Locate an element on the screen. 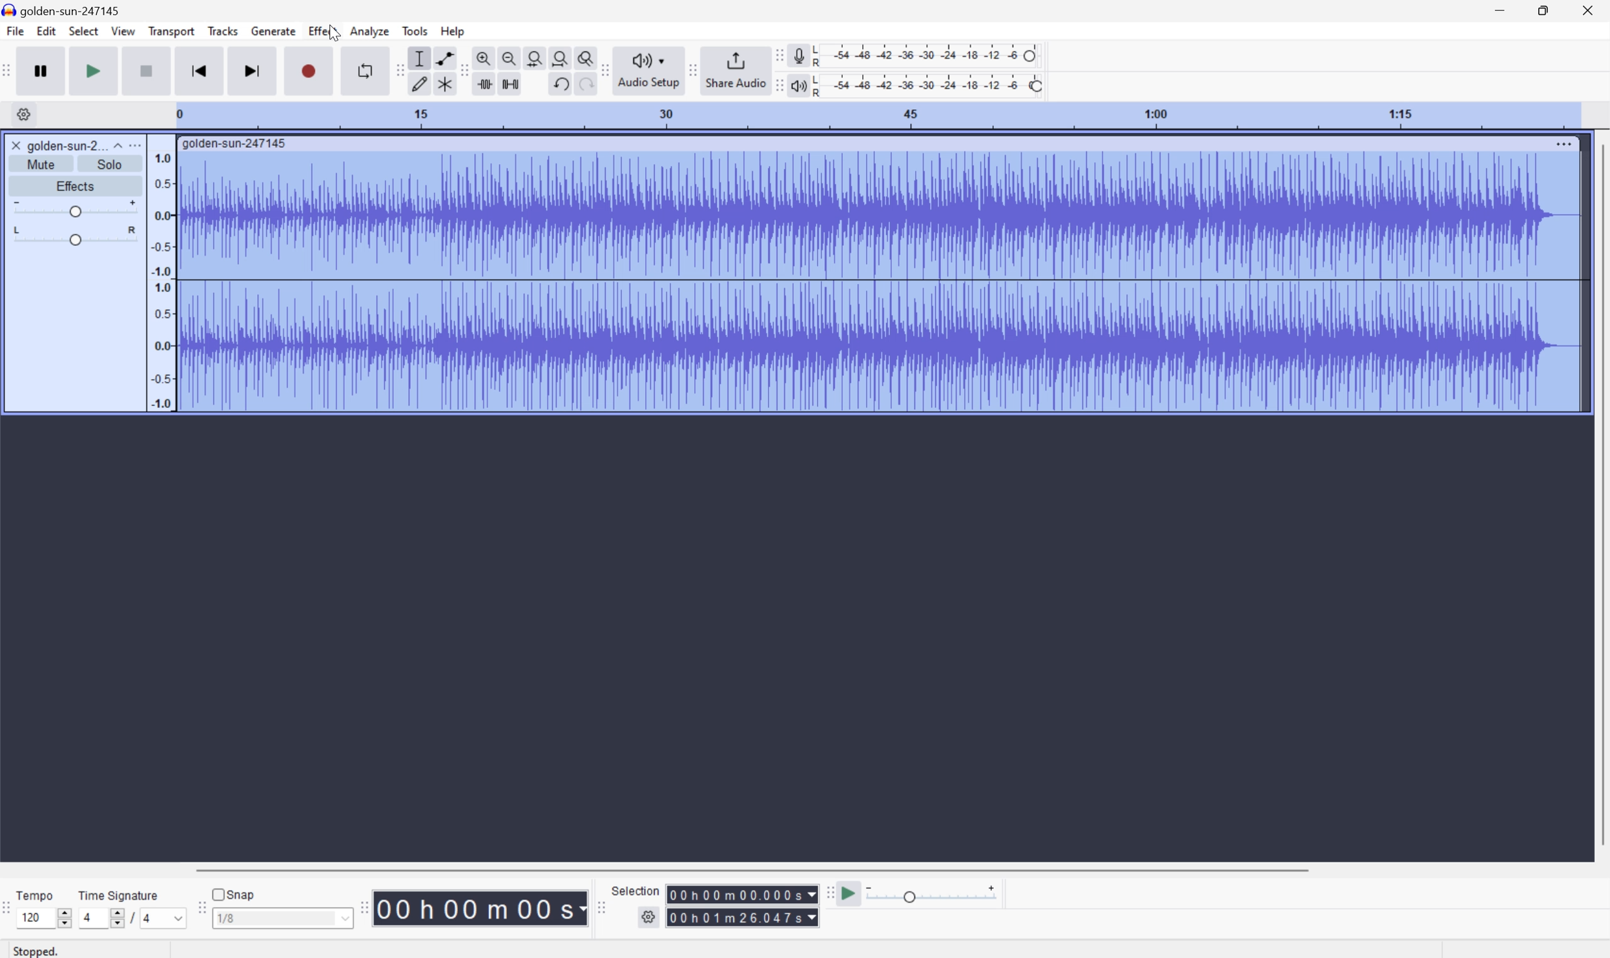 This screenshot has width=1610, height=958. Snap is located at coordinates (234, 893).